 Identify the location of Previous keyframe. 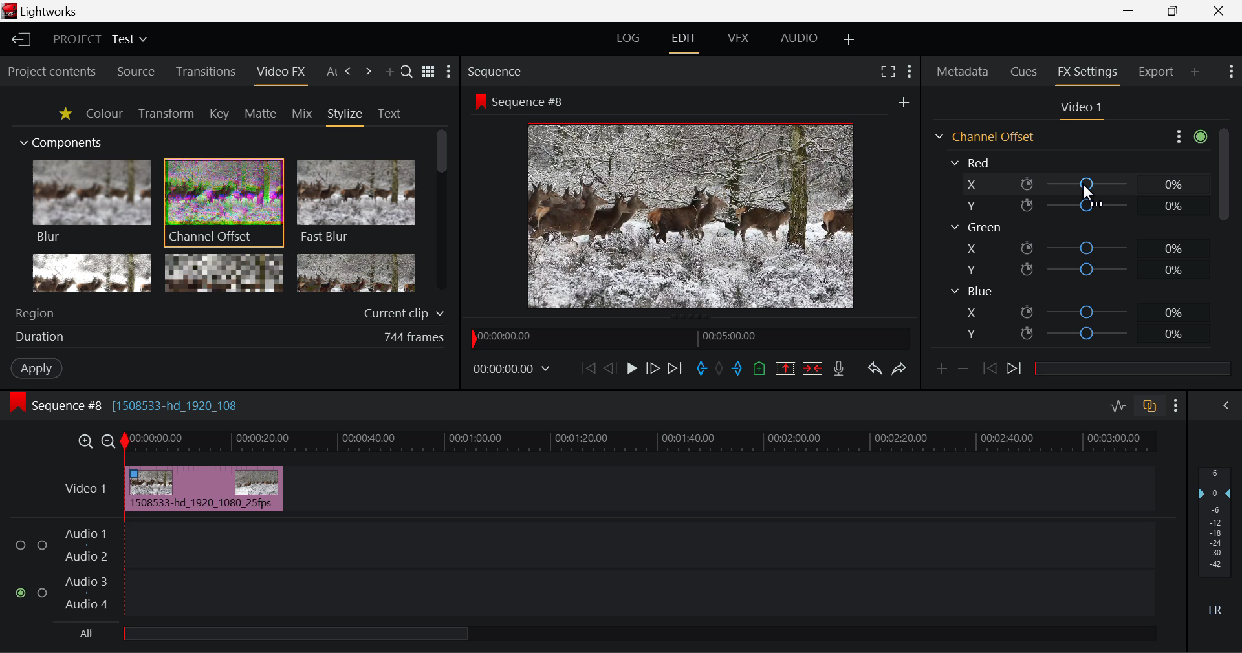
(990, 369).